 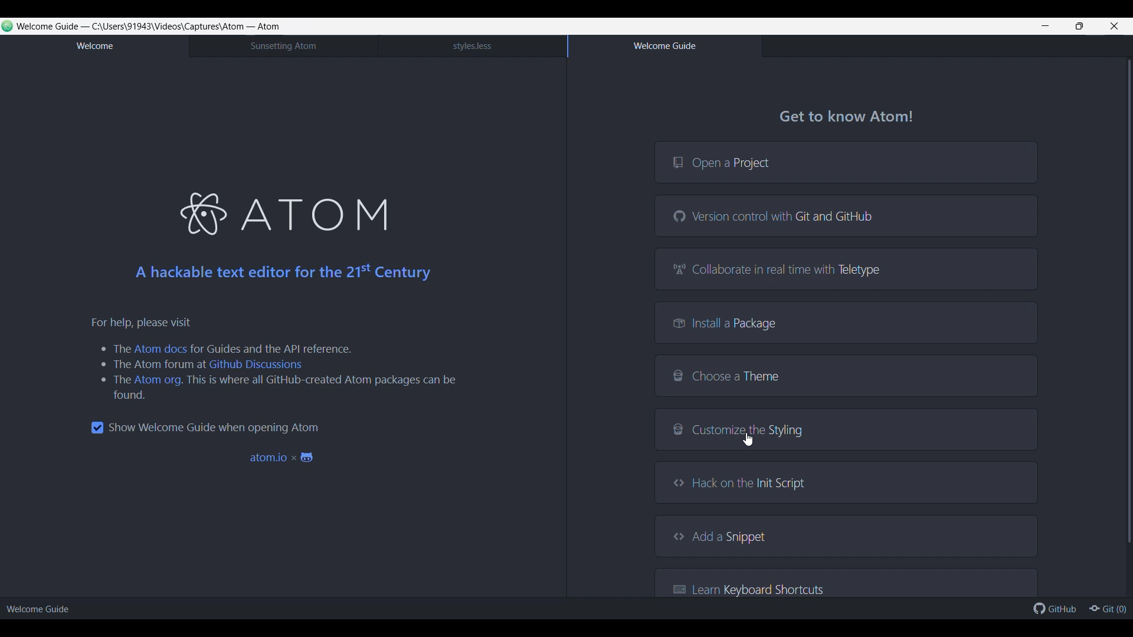 What do you see at coordinates (113, 349) in the screenshot?
I see `the` at bounding box center [113, 349].